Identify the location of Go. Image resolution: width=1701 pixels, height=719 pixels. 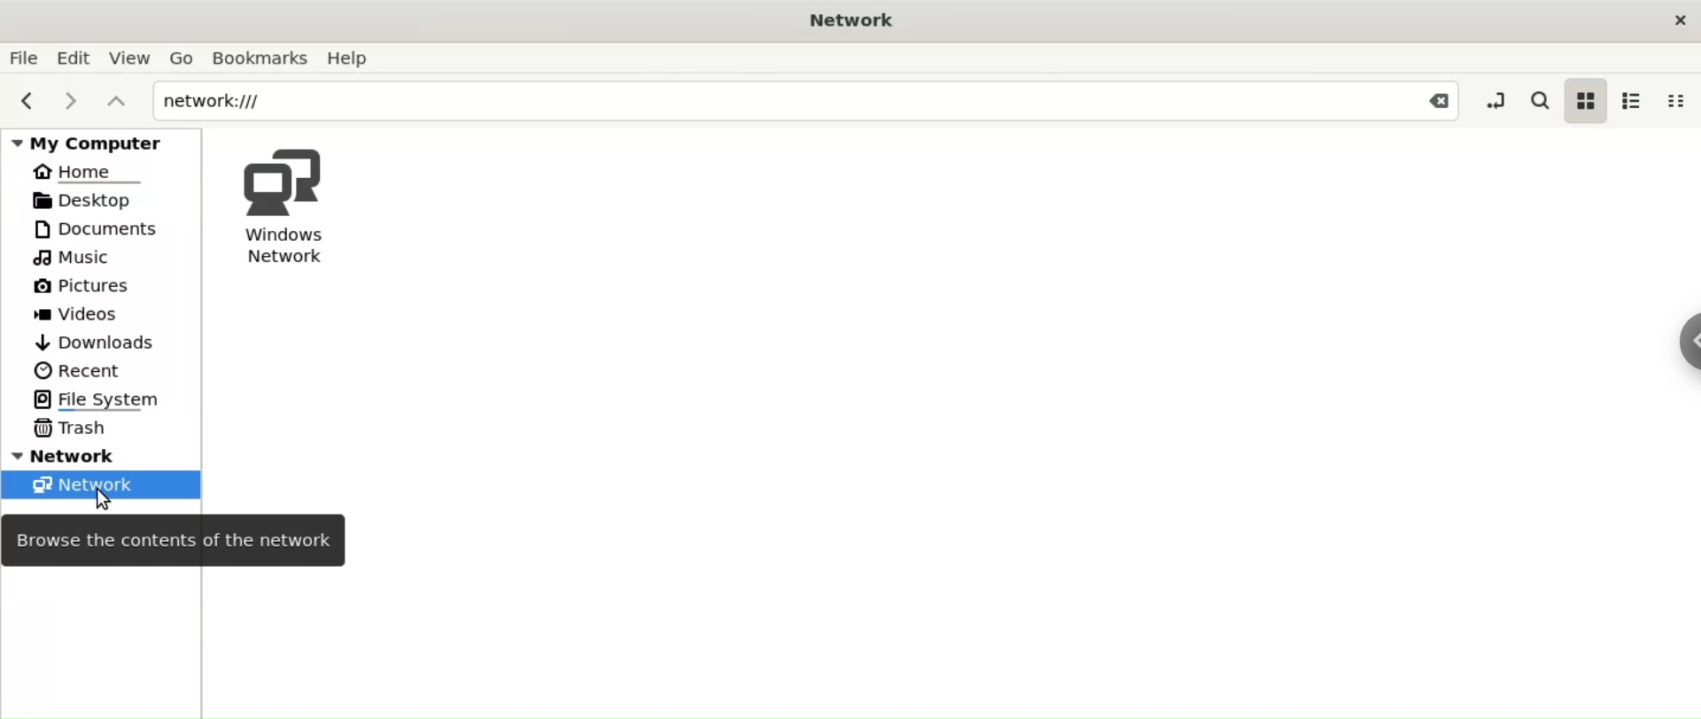
(179, 57).